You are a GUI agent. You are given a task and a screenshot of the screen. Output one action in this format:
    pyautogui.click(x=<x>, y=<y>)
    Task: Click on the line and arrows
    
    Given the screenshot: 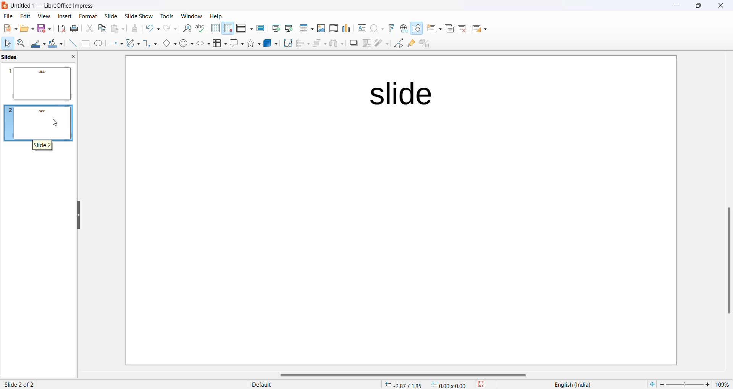 What is the action you would take?
    pyautogui.click(x=114, y=43)
    